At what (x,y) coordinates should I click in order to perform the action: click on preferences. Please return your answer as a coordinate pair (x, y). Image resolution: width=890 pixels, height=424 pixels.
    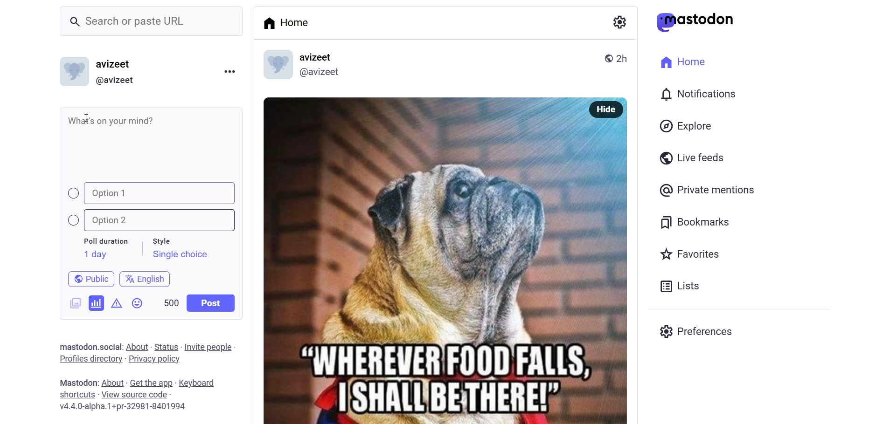
    Looking at the image, I should click on (699, 330).